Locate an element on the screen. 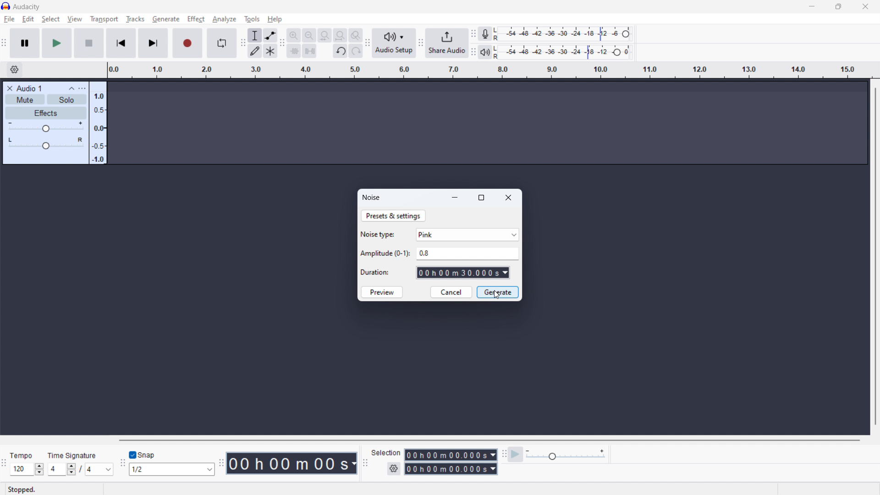 This screenshot has height=495, width=880. snapping toolbar is located at coordinates (123, 463).